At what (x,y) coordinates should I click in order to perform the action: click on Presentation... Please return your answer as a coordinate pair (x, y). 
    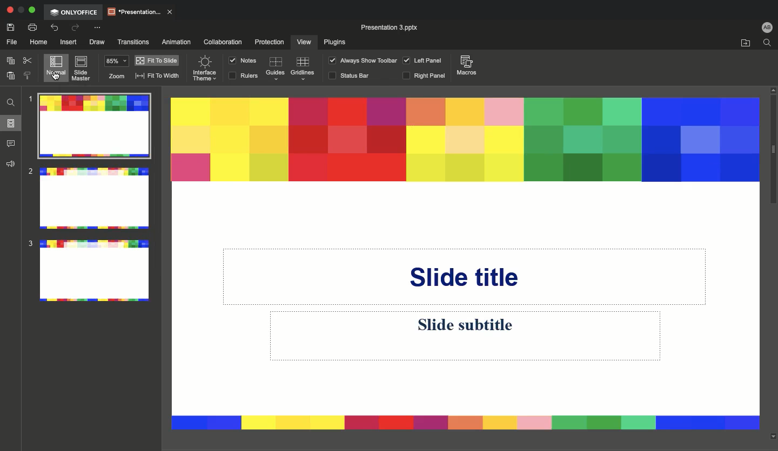
    Looking at the image, I should click on (140, 11).